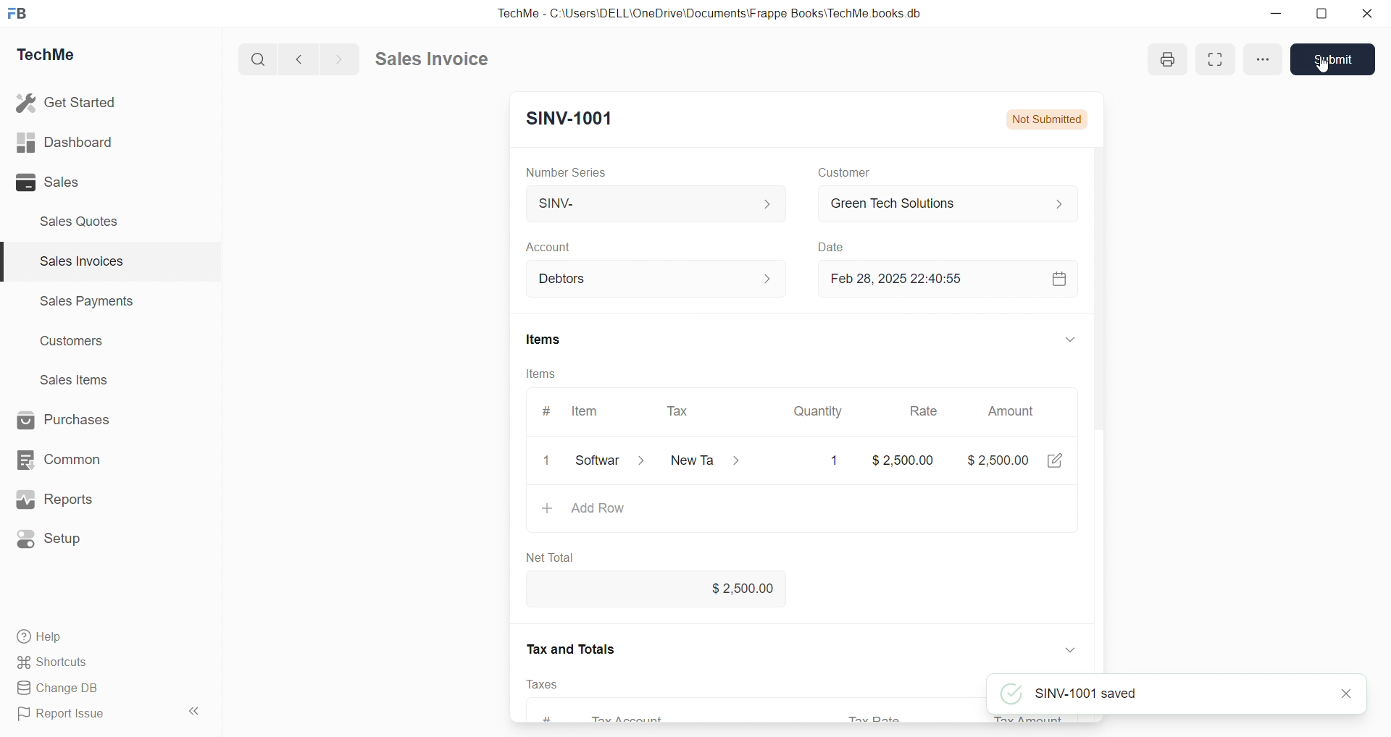 This screenshot has width=1391, height=737. I want to click on Report Issue, so click(65, 712).